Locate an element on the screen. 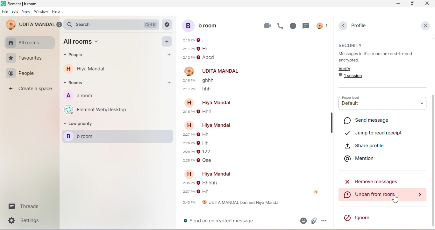 The height and width of the screenshot is (230, 435). ignore is located at coordinates (358, 217).